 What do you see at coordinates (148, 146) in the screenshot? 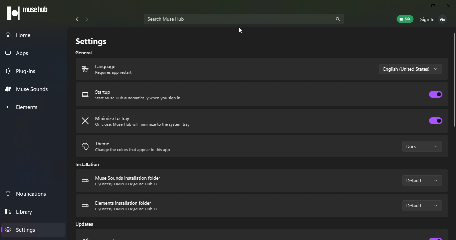
I see `Theme` at bounding box center [148, 146].